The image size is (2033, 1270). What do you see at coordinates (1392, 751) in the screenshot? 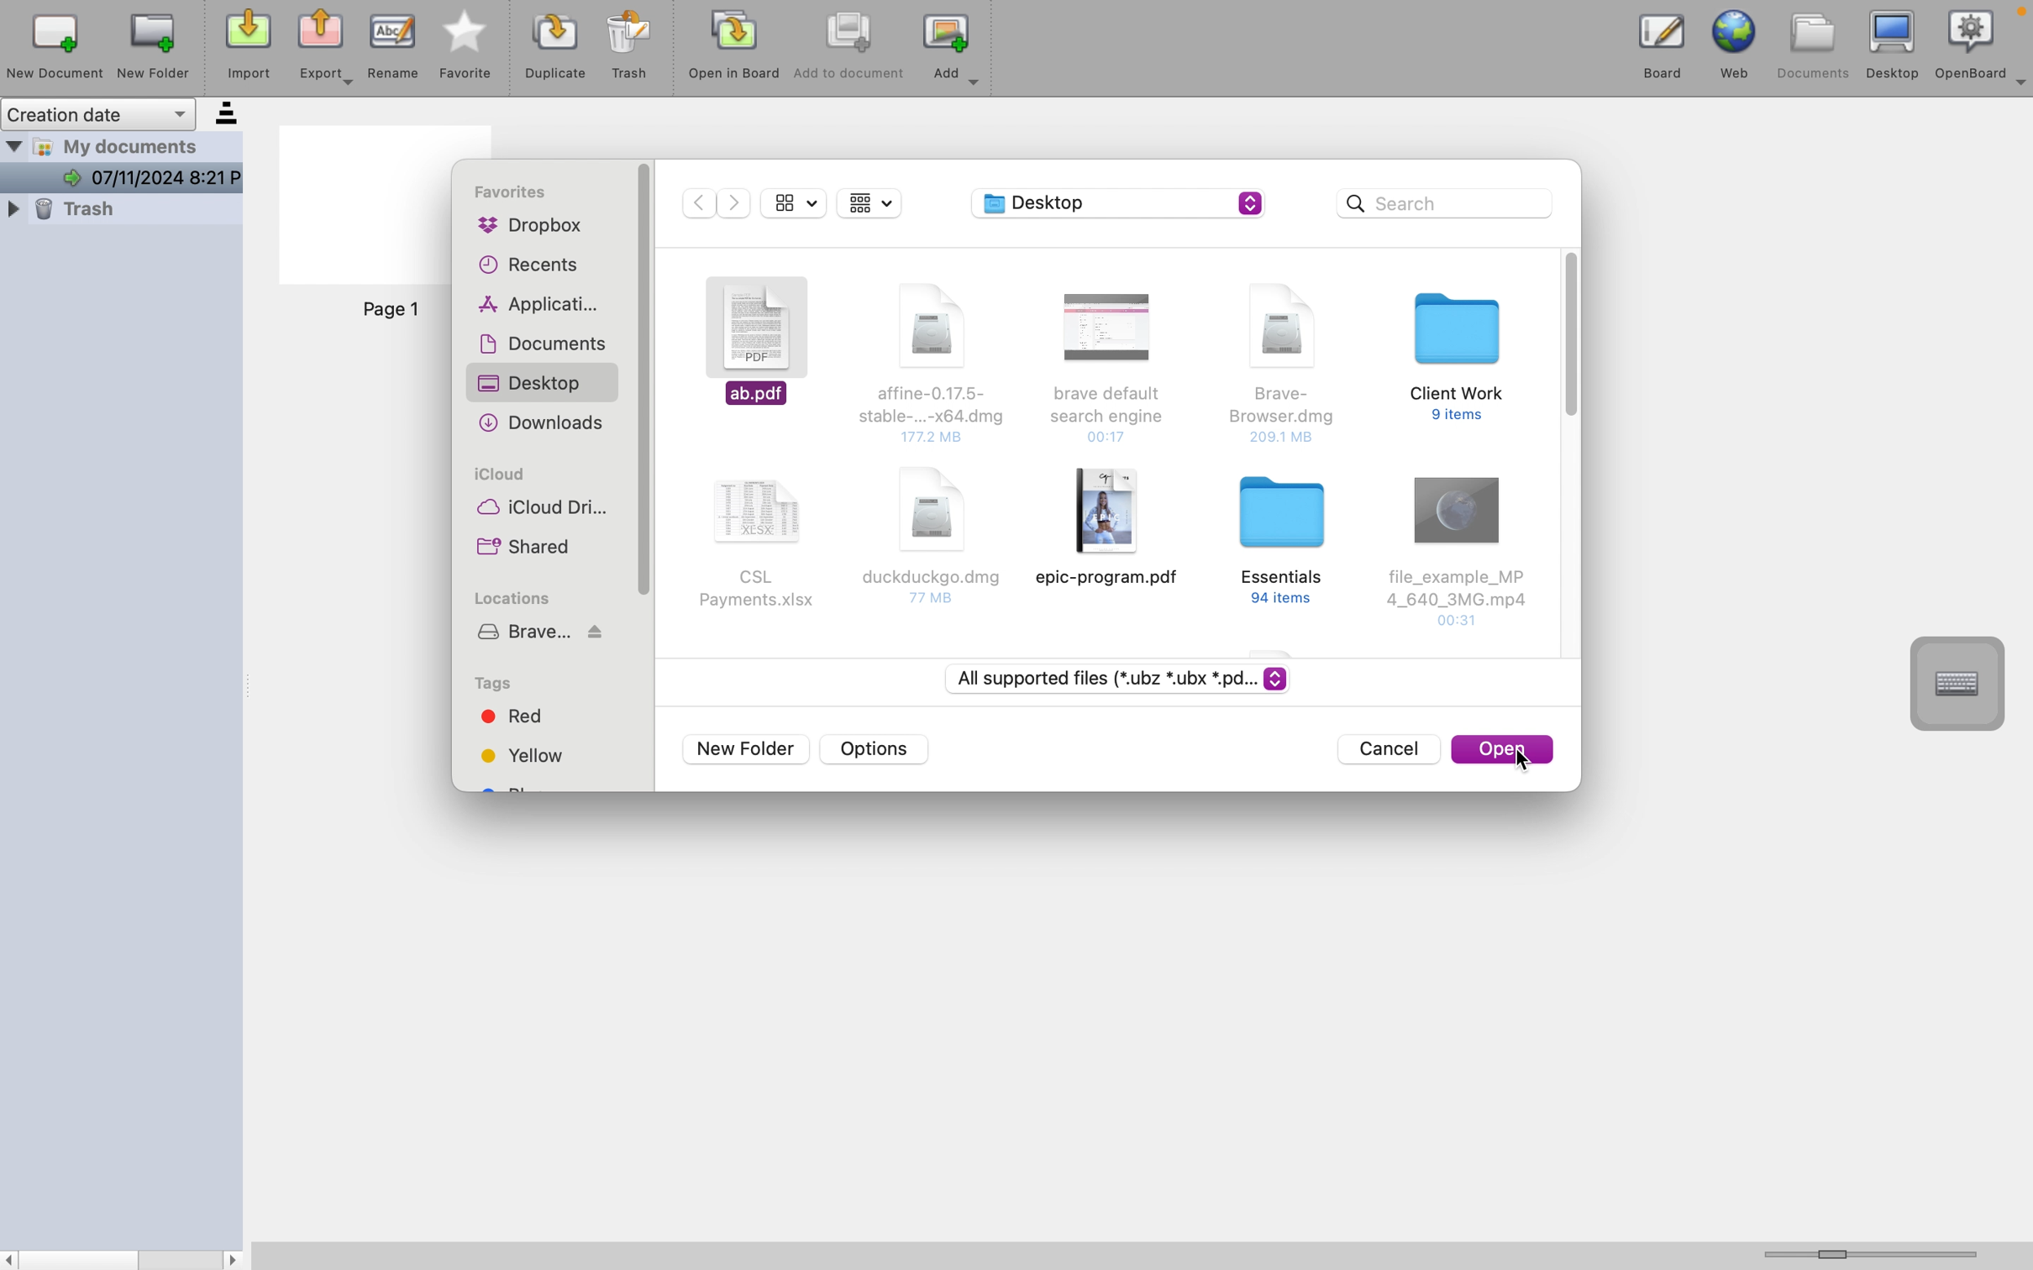
I see `cancel` at bounding box center [1392, 751].